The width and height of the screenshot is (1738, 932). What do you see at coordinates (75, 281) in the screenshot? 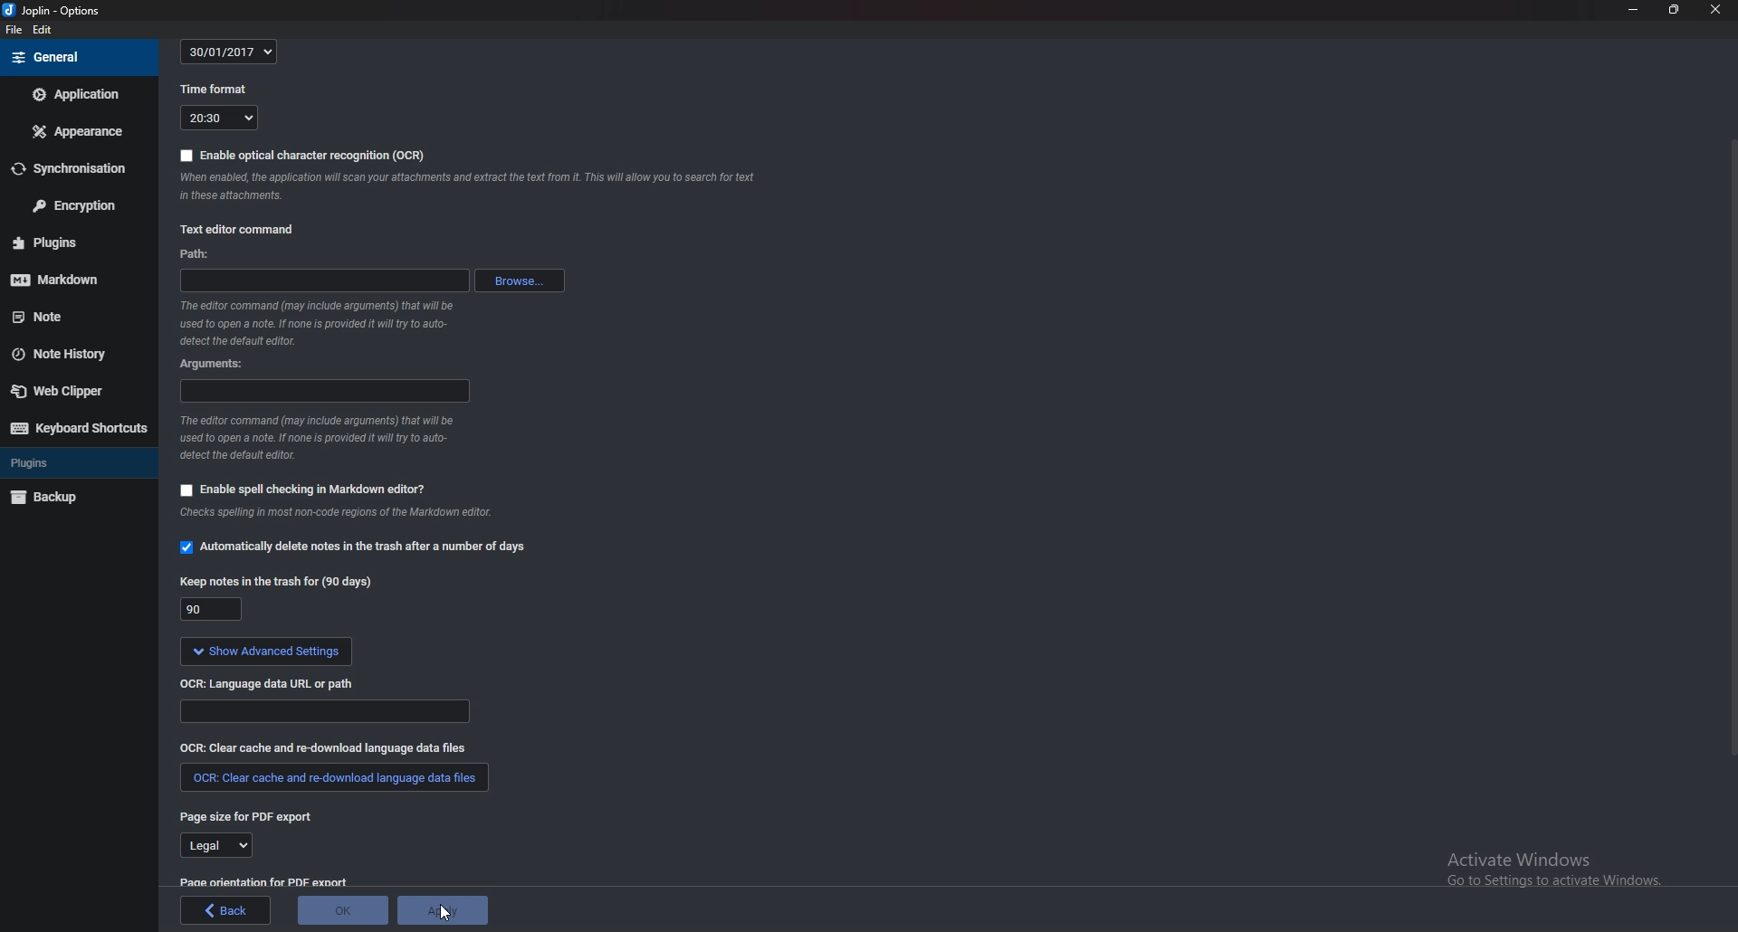
I see `markdown` at bounding box center [75, 281].